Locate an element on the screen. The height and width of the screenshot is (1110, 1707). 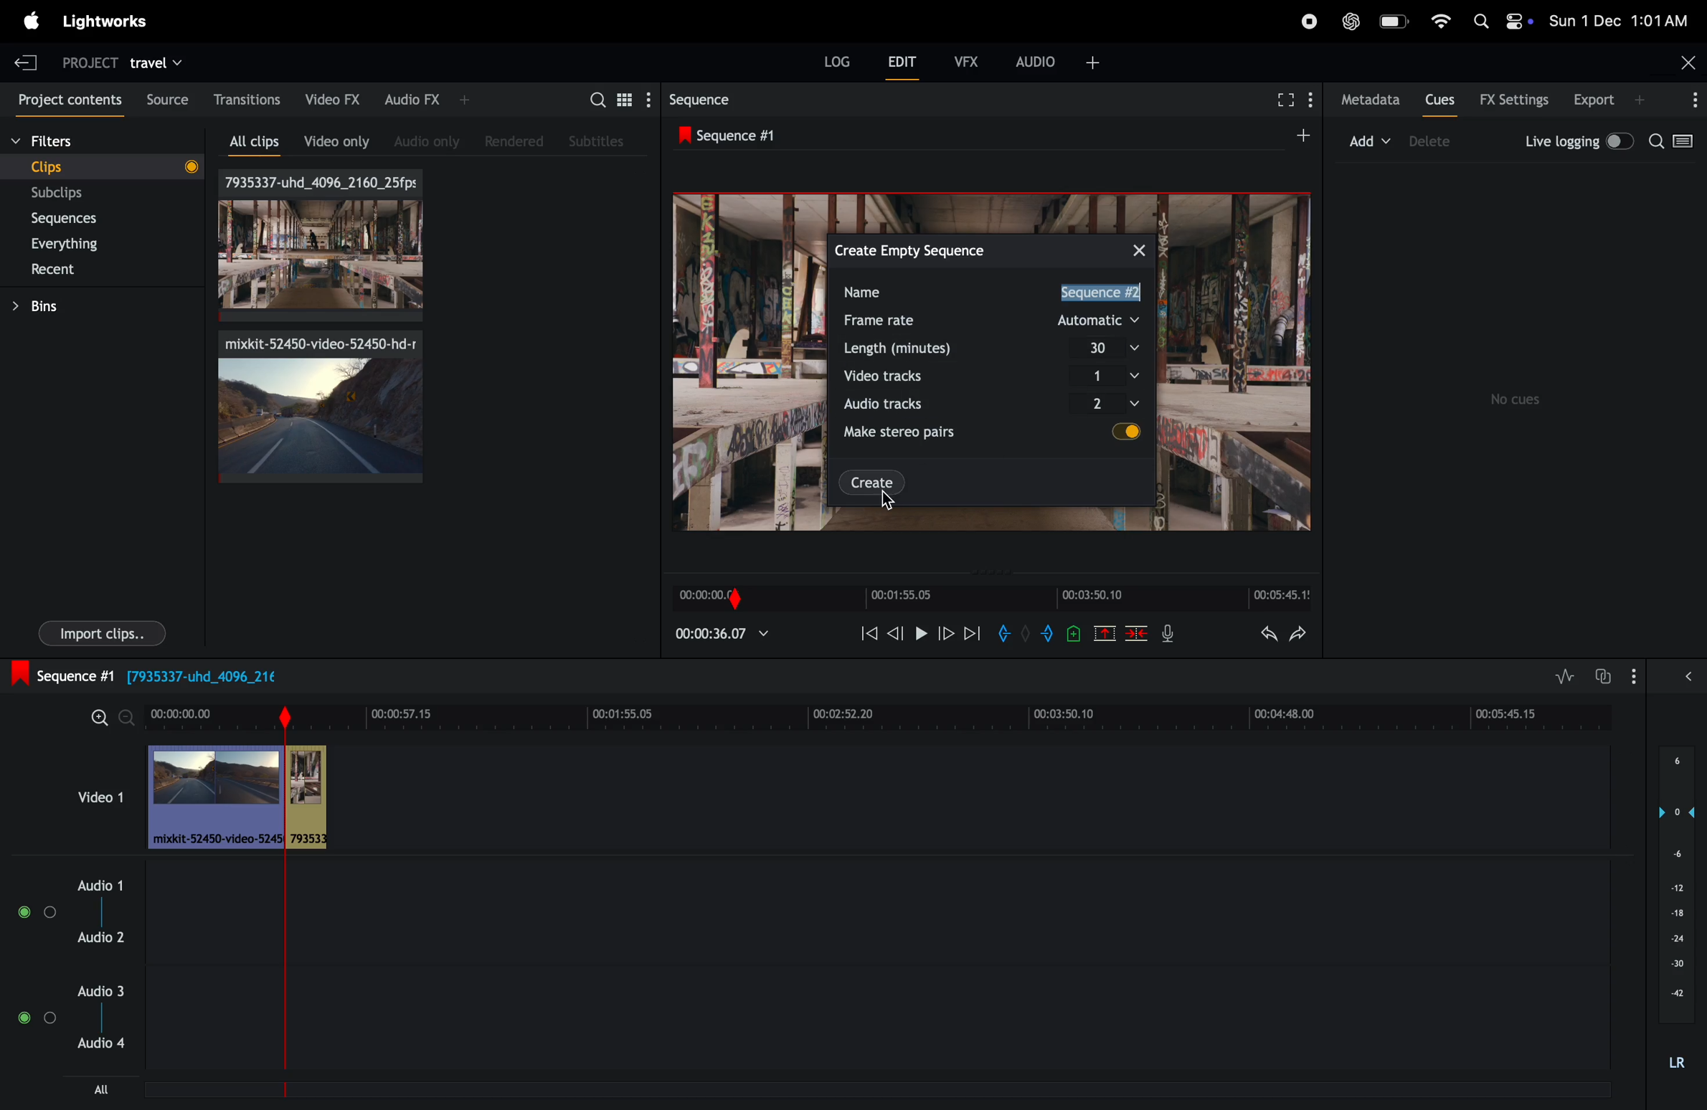
name is located at coordinates (881, 291).